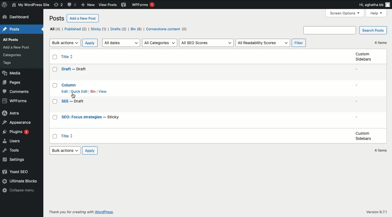 Image resolution: width=392 pixels, height=217 pixels. What do you see at coordinates (15, 92) in the screenshot?
I see `Comments` at bounding box center [15, 92].